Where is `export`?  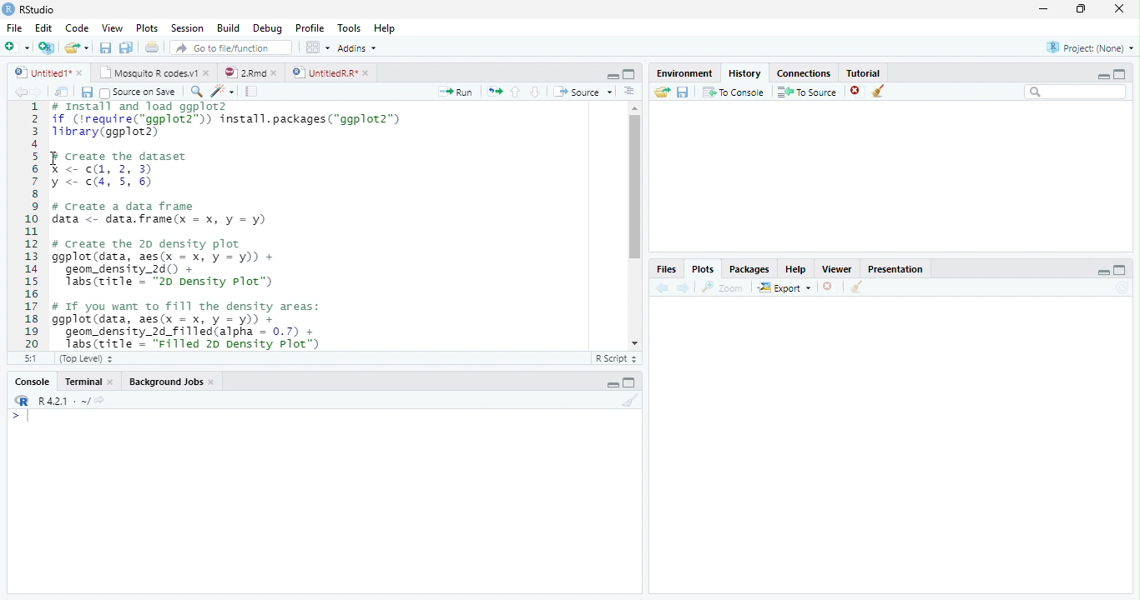
export is located at coordinates (784, 288).